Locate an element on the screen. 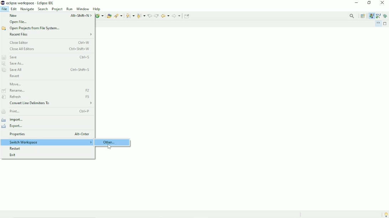 Image resolution: width=389 pixels, height=218 pixels. Tip is located at coordinates (384, 214).